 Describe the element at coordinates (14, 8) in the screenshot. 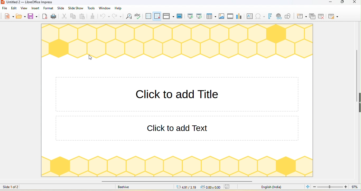

I see `edit` at that location.